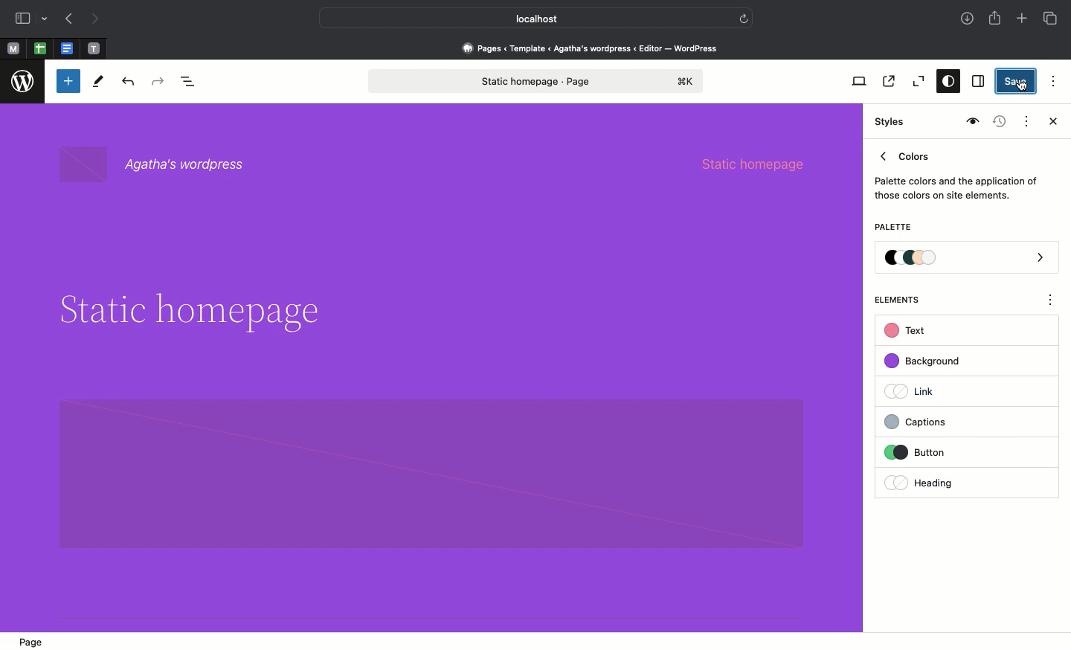 The height and width of the screenshot is (650, 1071). Describe the element at coordinates (94, 49) in the screenshot. I see `Pinned tab` at that location.